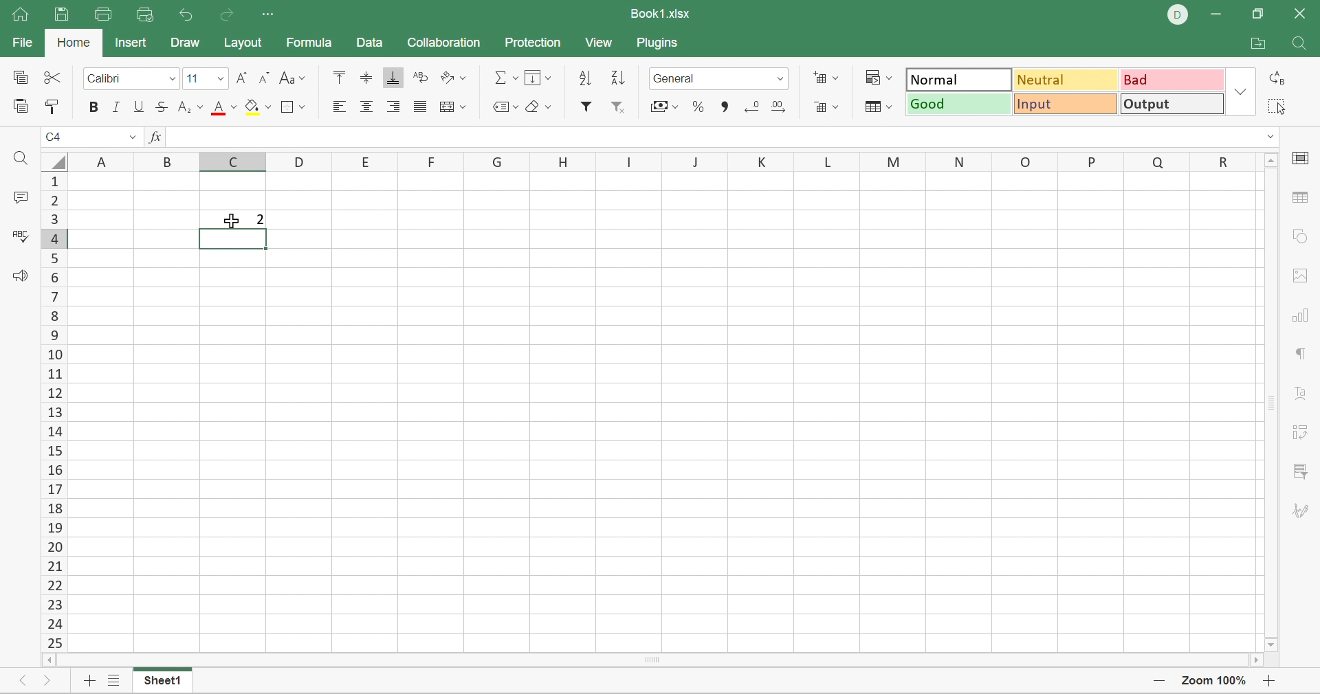  Describe the element at coordinates (1064, 81) in the screenshot. I see `Neutral` at that location.